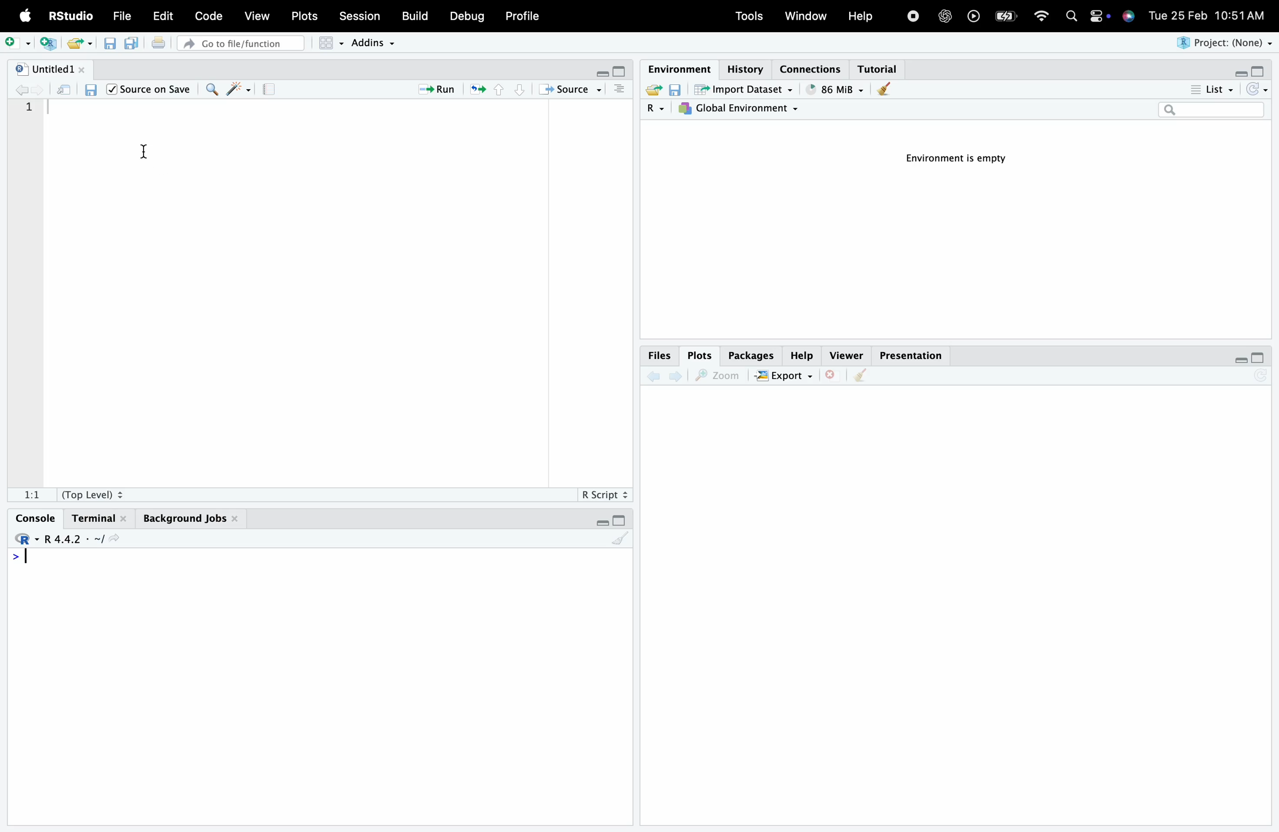 The height and width of the screenshot is (832, 1279). What do you see at coordinates (910, 353) in the screenshot?
I see `Presentation` at bounding box center [910, 353].